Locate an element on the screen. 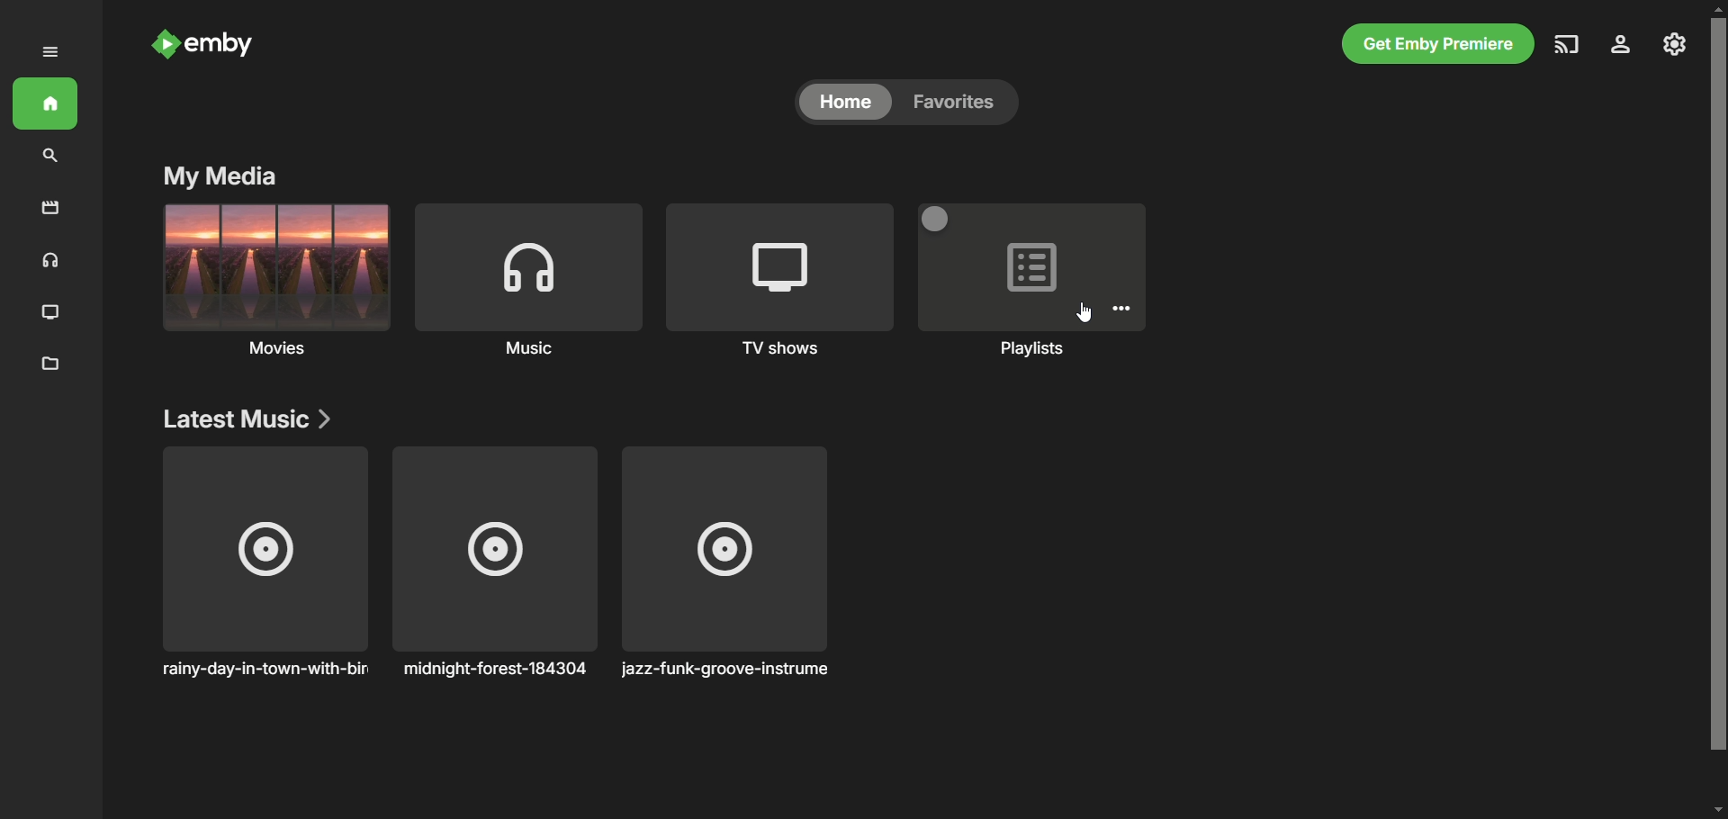 Image resolution: width=1728 pixels, height=819 pixels. music is located at coordinates (48, 262).